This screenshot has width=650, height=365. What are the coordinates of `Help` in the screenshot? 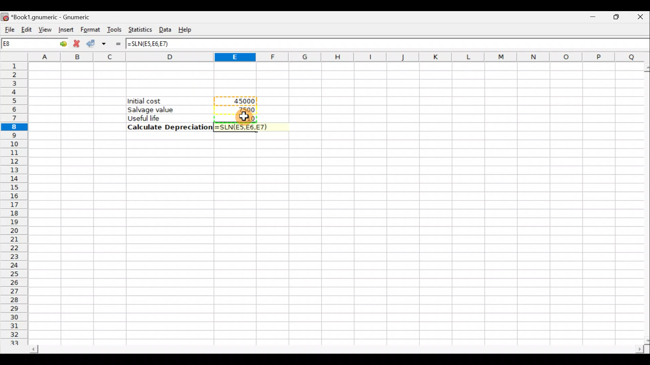 It's located at (189, 27).